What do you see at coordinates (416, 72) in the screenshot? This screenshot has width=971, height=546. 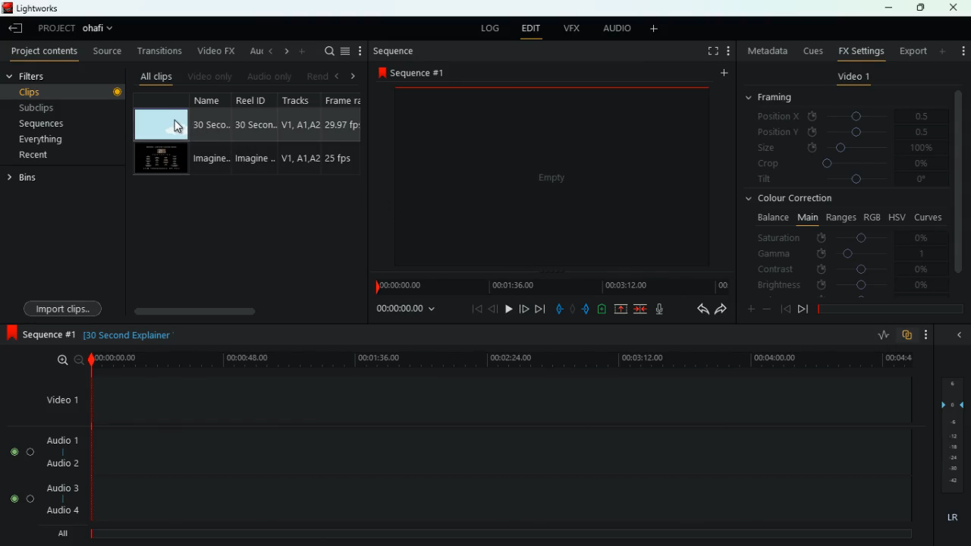 I see `sequence` at bounding box center [416, 72].